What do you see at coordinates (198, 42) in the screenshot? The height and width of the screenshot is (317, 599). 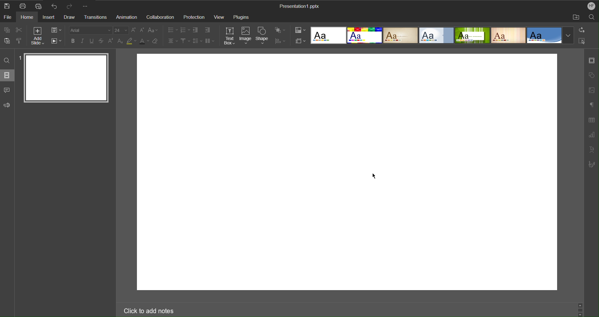 I see `Line Spacing` at bounding box center [198, 42].